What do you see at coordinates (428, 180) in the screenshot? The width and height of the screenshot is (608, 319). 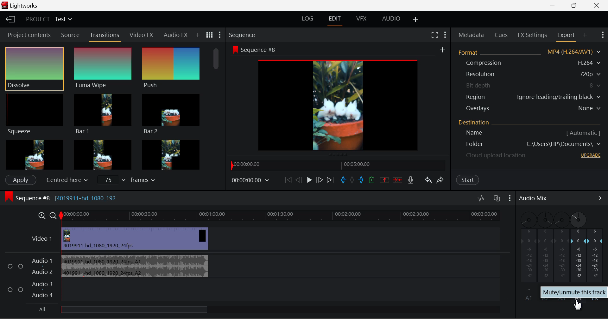 I see `Undo` at bounding box center [428, 180].